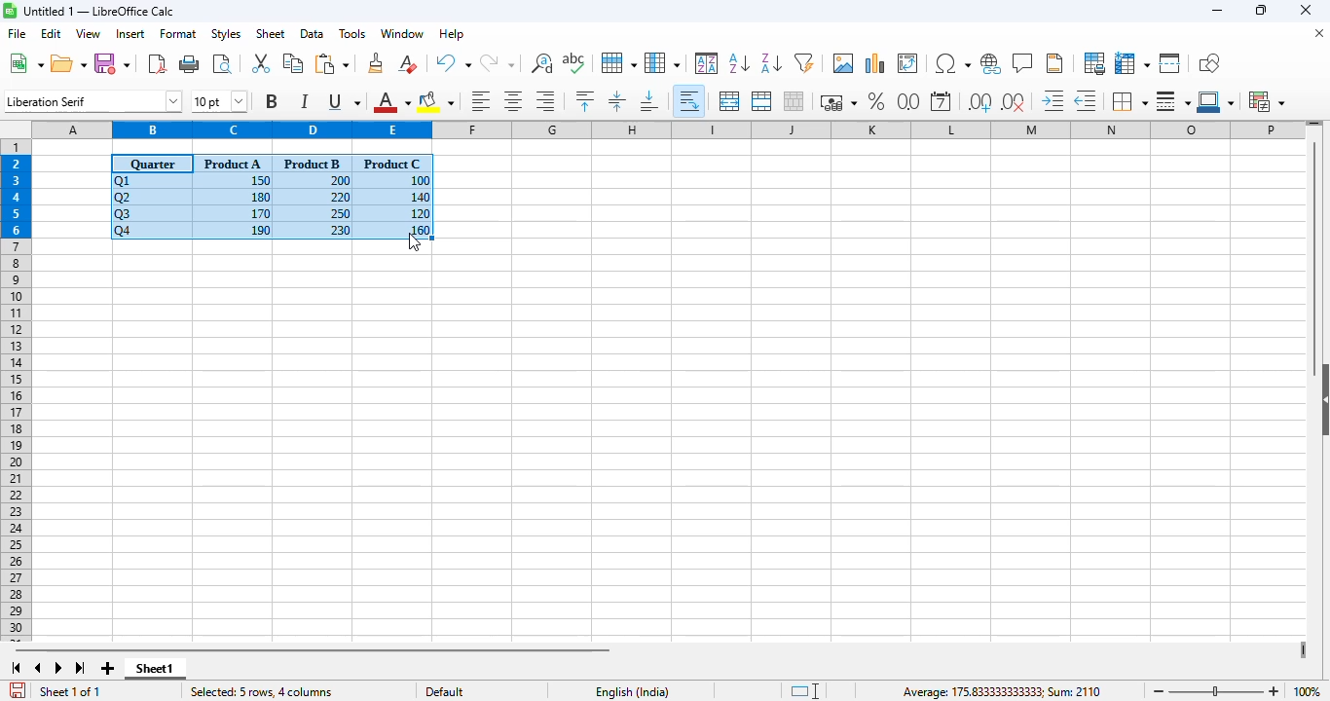 This screenshot has width=1330, height=701. I want to click on merge cells, so click(761, 100).